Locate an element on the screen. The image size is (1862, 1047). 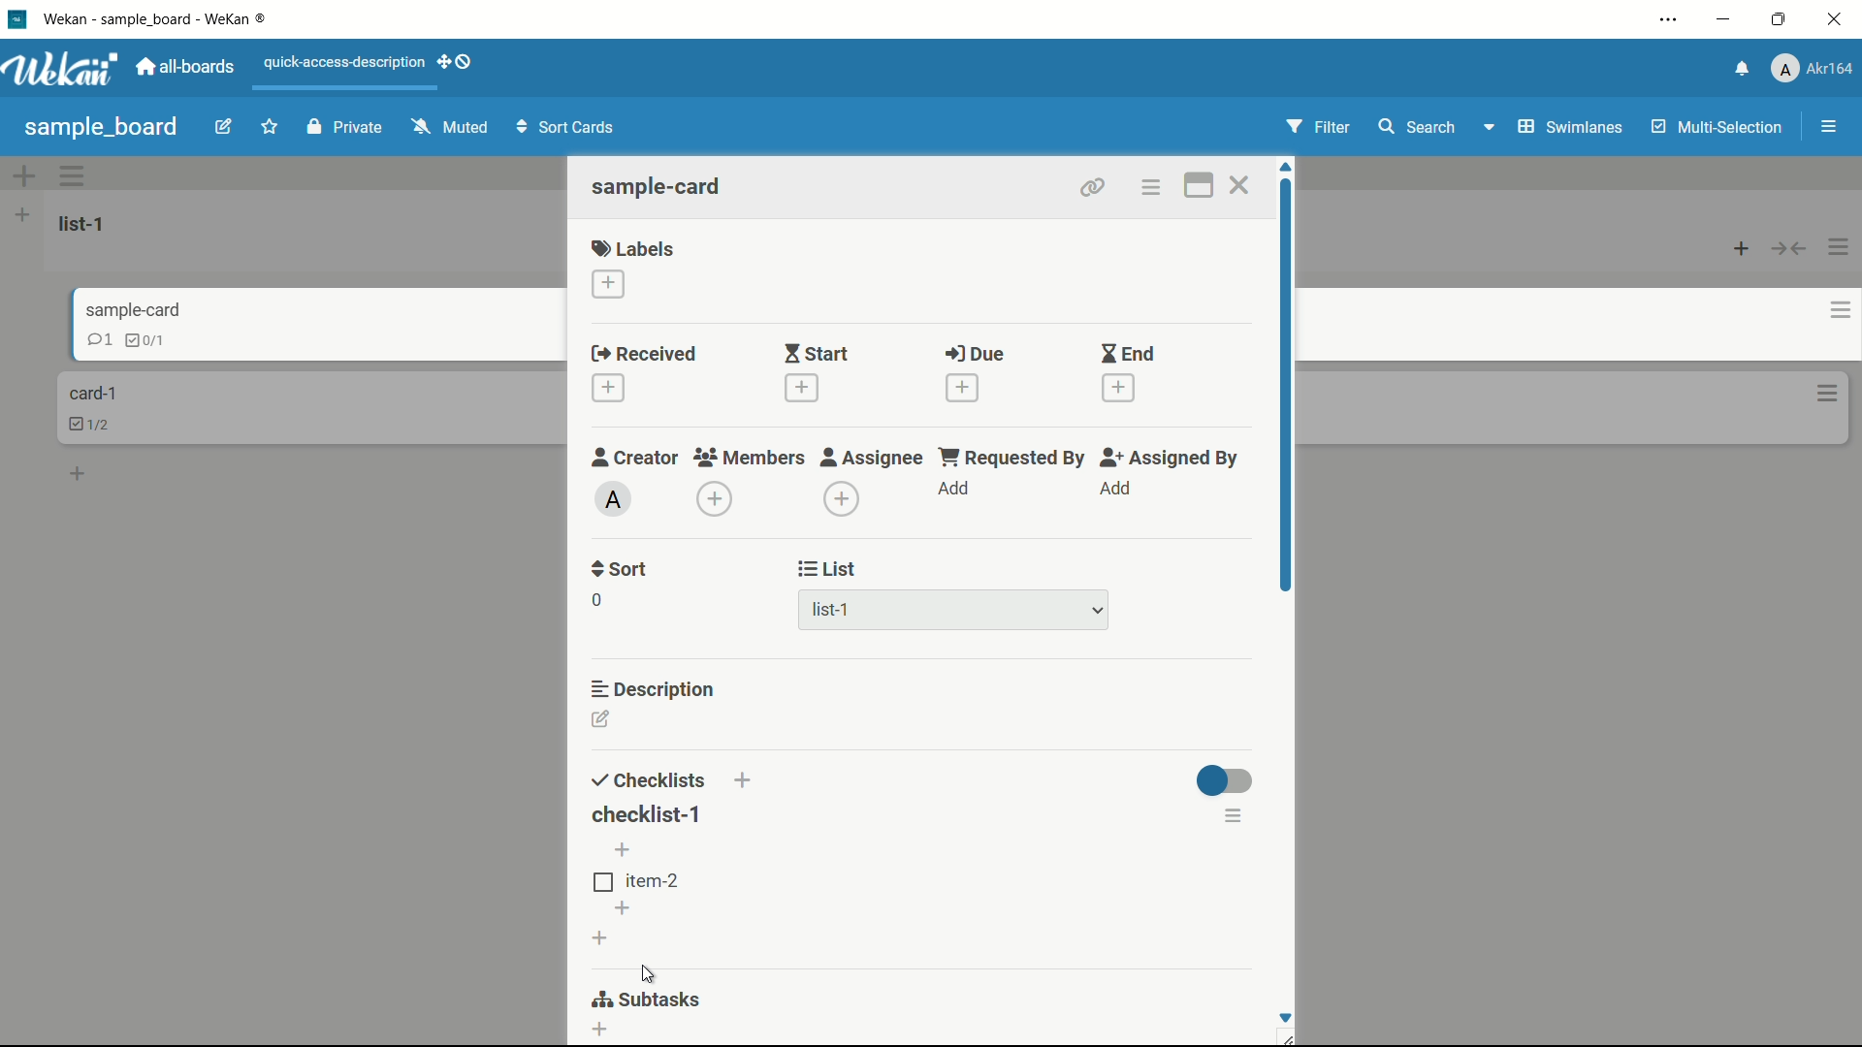
app icon is located at coordinates (19, 18).